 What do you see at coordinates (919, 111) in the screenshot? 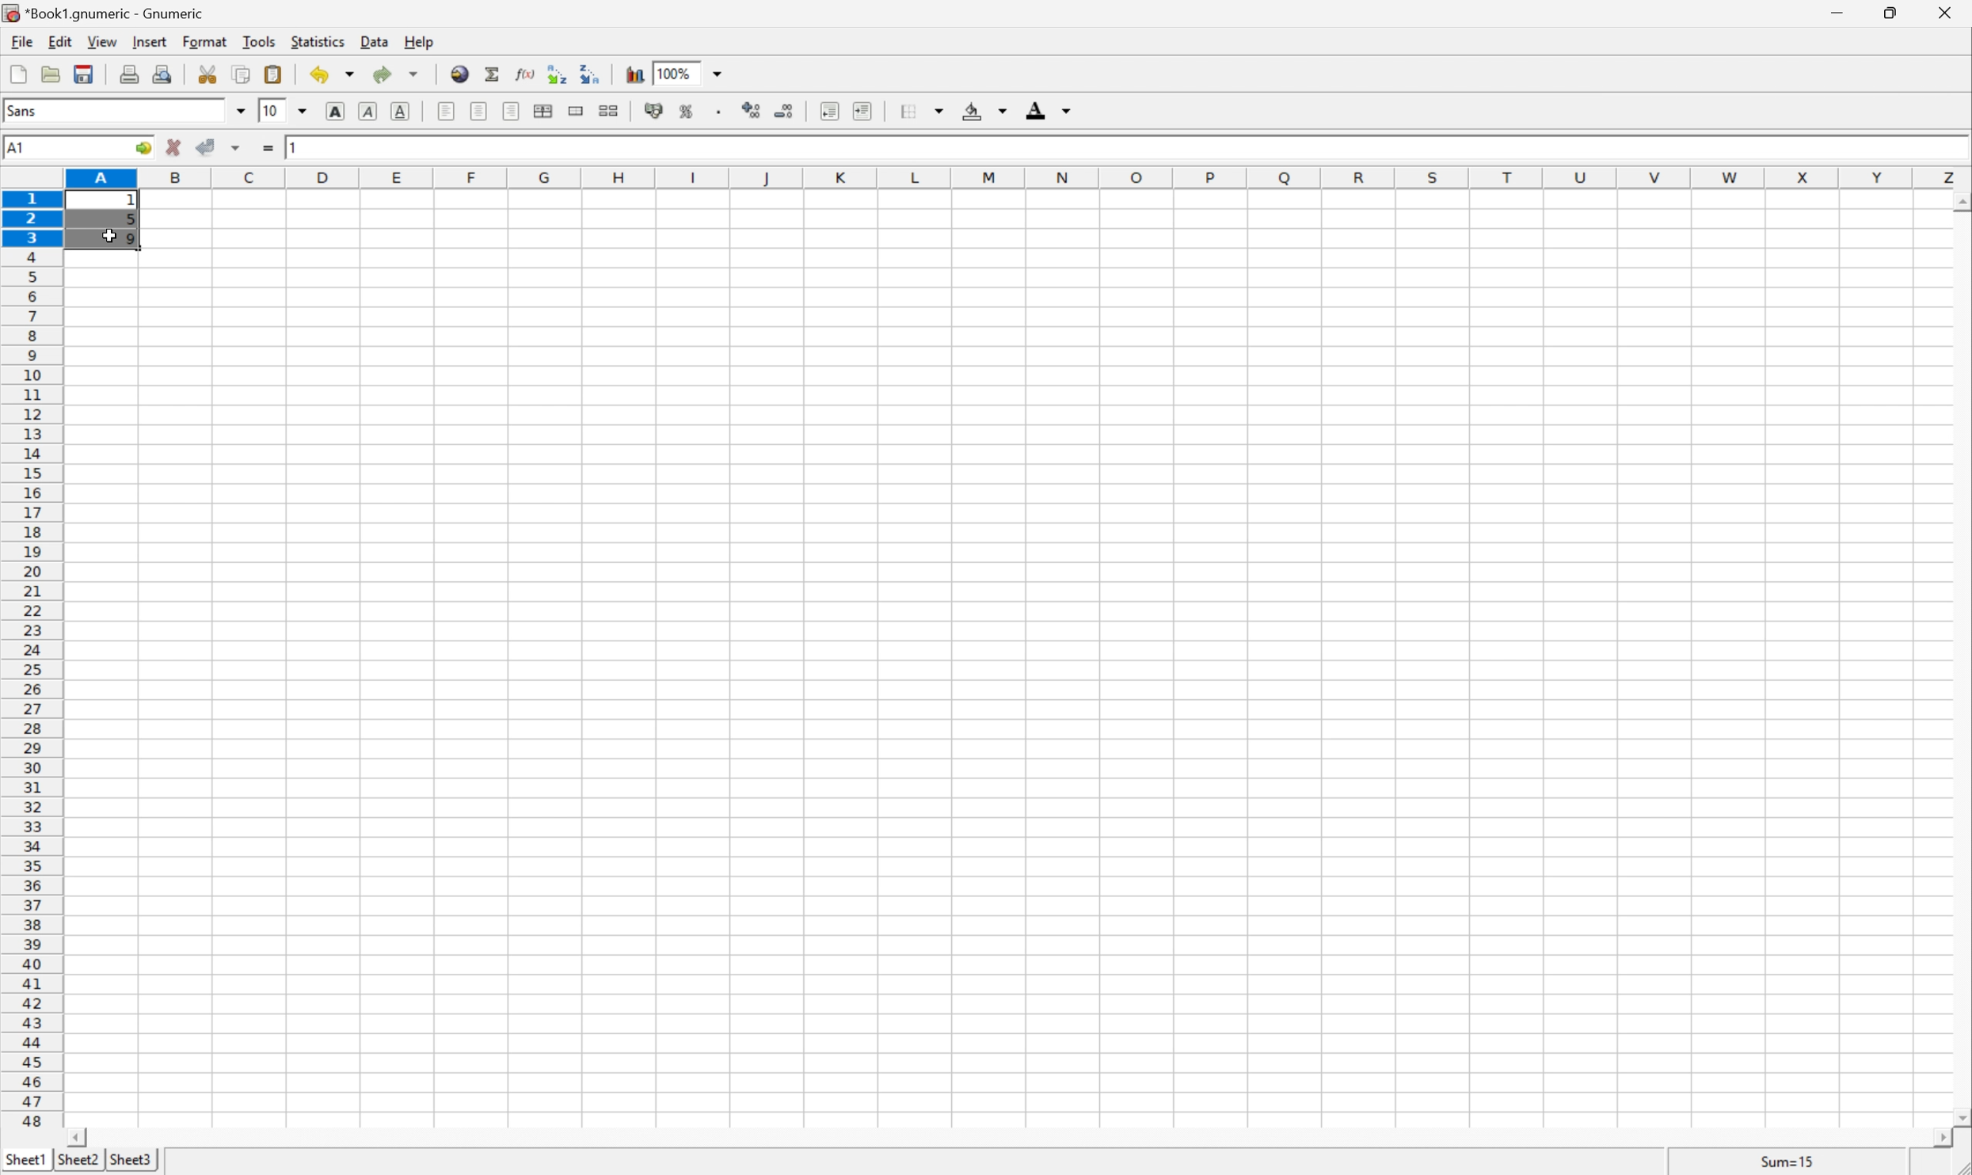
I see `borders` at bounding box center [919, 111].